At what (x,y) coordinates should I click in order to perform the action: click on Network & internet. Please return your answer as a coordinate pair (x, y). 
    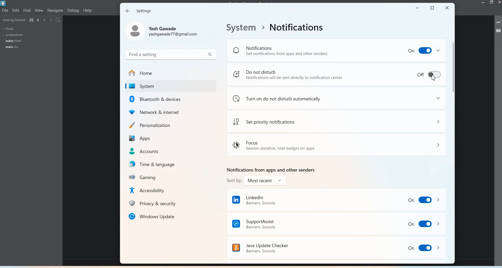
    Looking at the image, I should click on (168, 112).